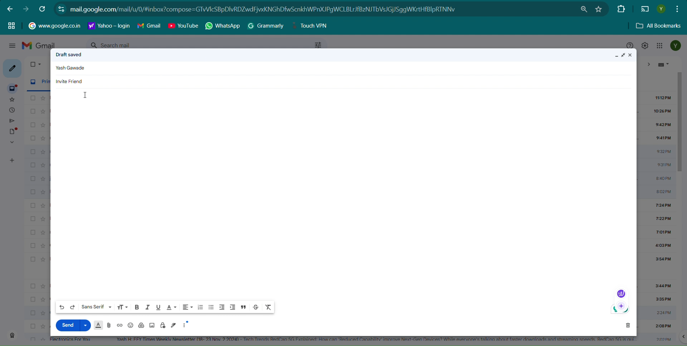 This screenshot has height=346, width=687. What do you see at coordinates (174, 325) in the screenshot?
I see `Insert Signature` at bounding box center [174, 325].